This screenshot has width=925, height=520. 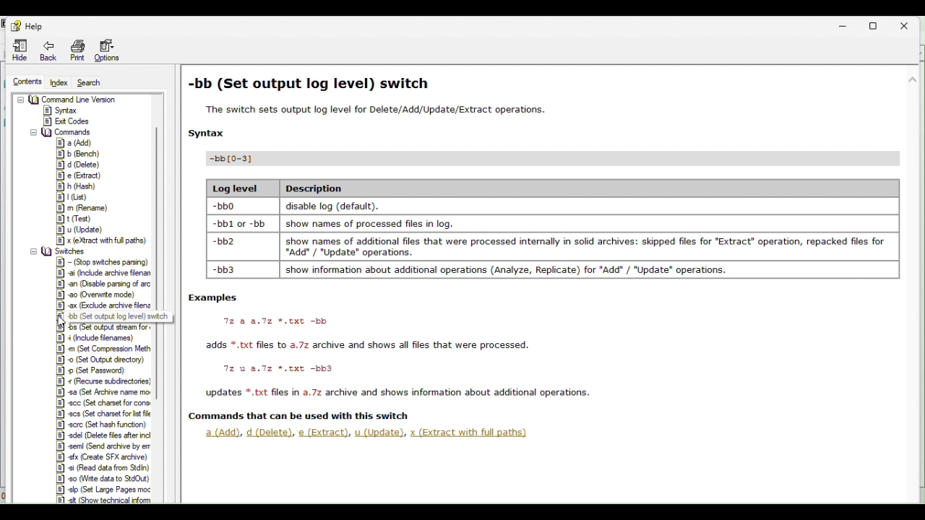 What do you see at coordinates (324, 433) in the screenshot?
I see `e (Extract),` at bounding box center [324, 433].